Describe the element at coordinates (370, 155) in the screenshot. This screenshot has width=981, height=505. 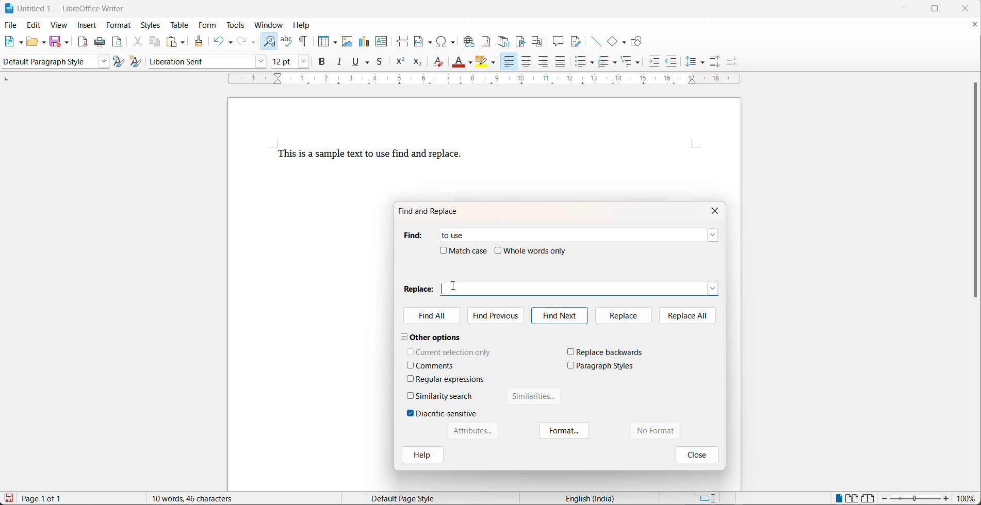
I see `This is a sample text to use find and replace.` at that location.